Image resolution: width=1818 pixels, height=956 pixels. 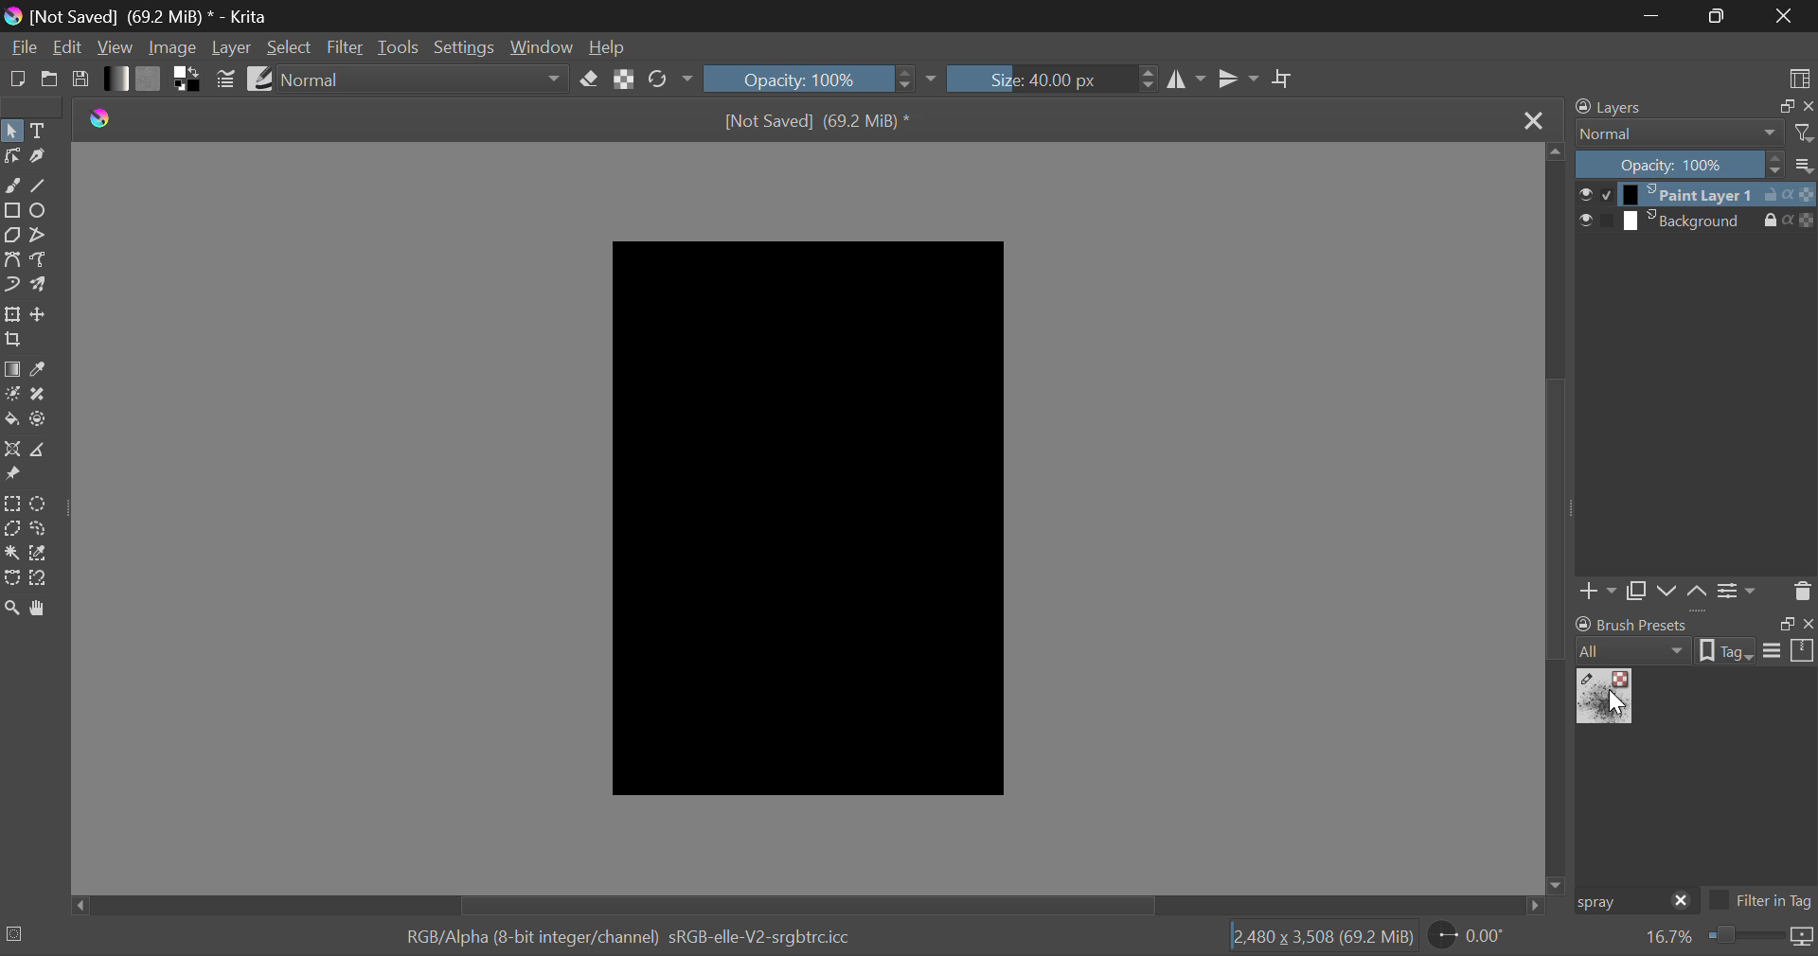 What do you see at coordinates (1790, 195) in the screenshot?
I see `actions` at bounding box center [1790, 195].